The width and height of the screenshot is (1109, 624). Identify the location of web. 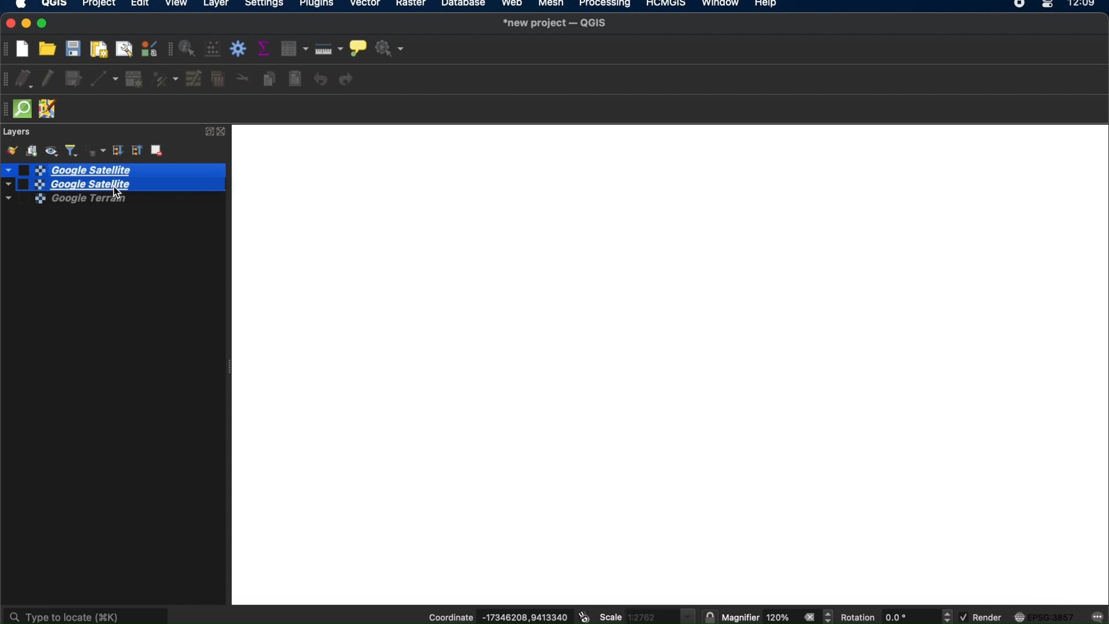
(512, 5).